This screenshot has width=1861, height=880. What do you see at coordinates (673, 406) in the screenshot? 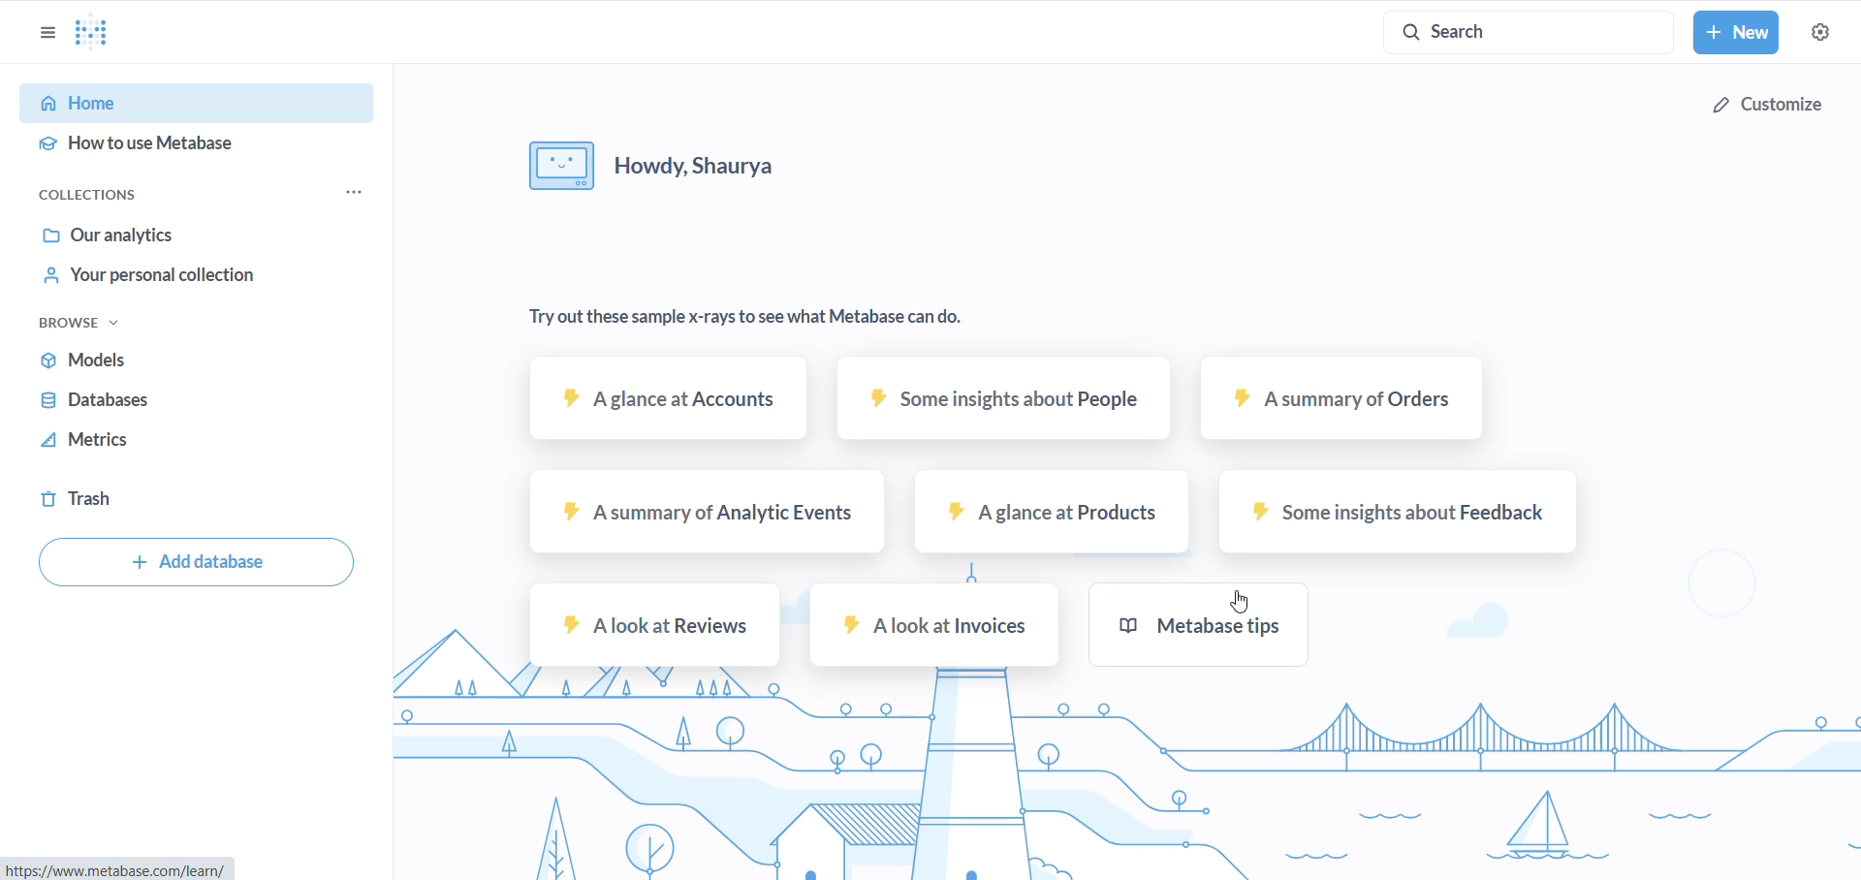
I see `A glance at accounts sample` at bounding box center [673, 406].